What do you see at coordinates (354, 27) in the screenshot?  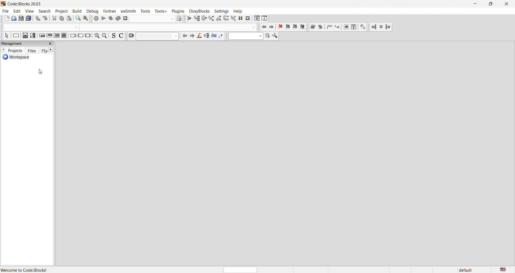 I see `HTML help` at bounding box center [354, 27].